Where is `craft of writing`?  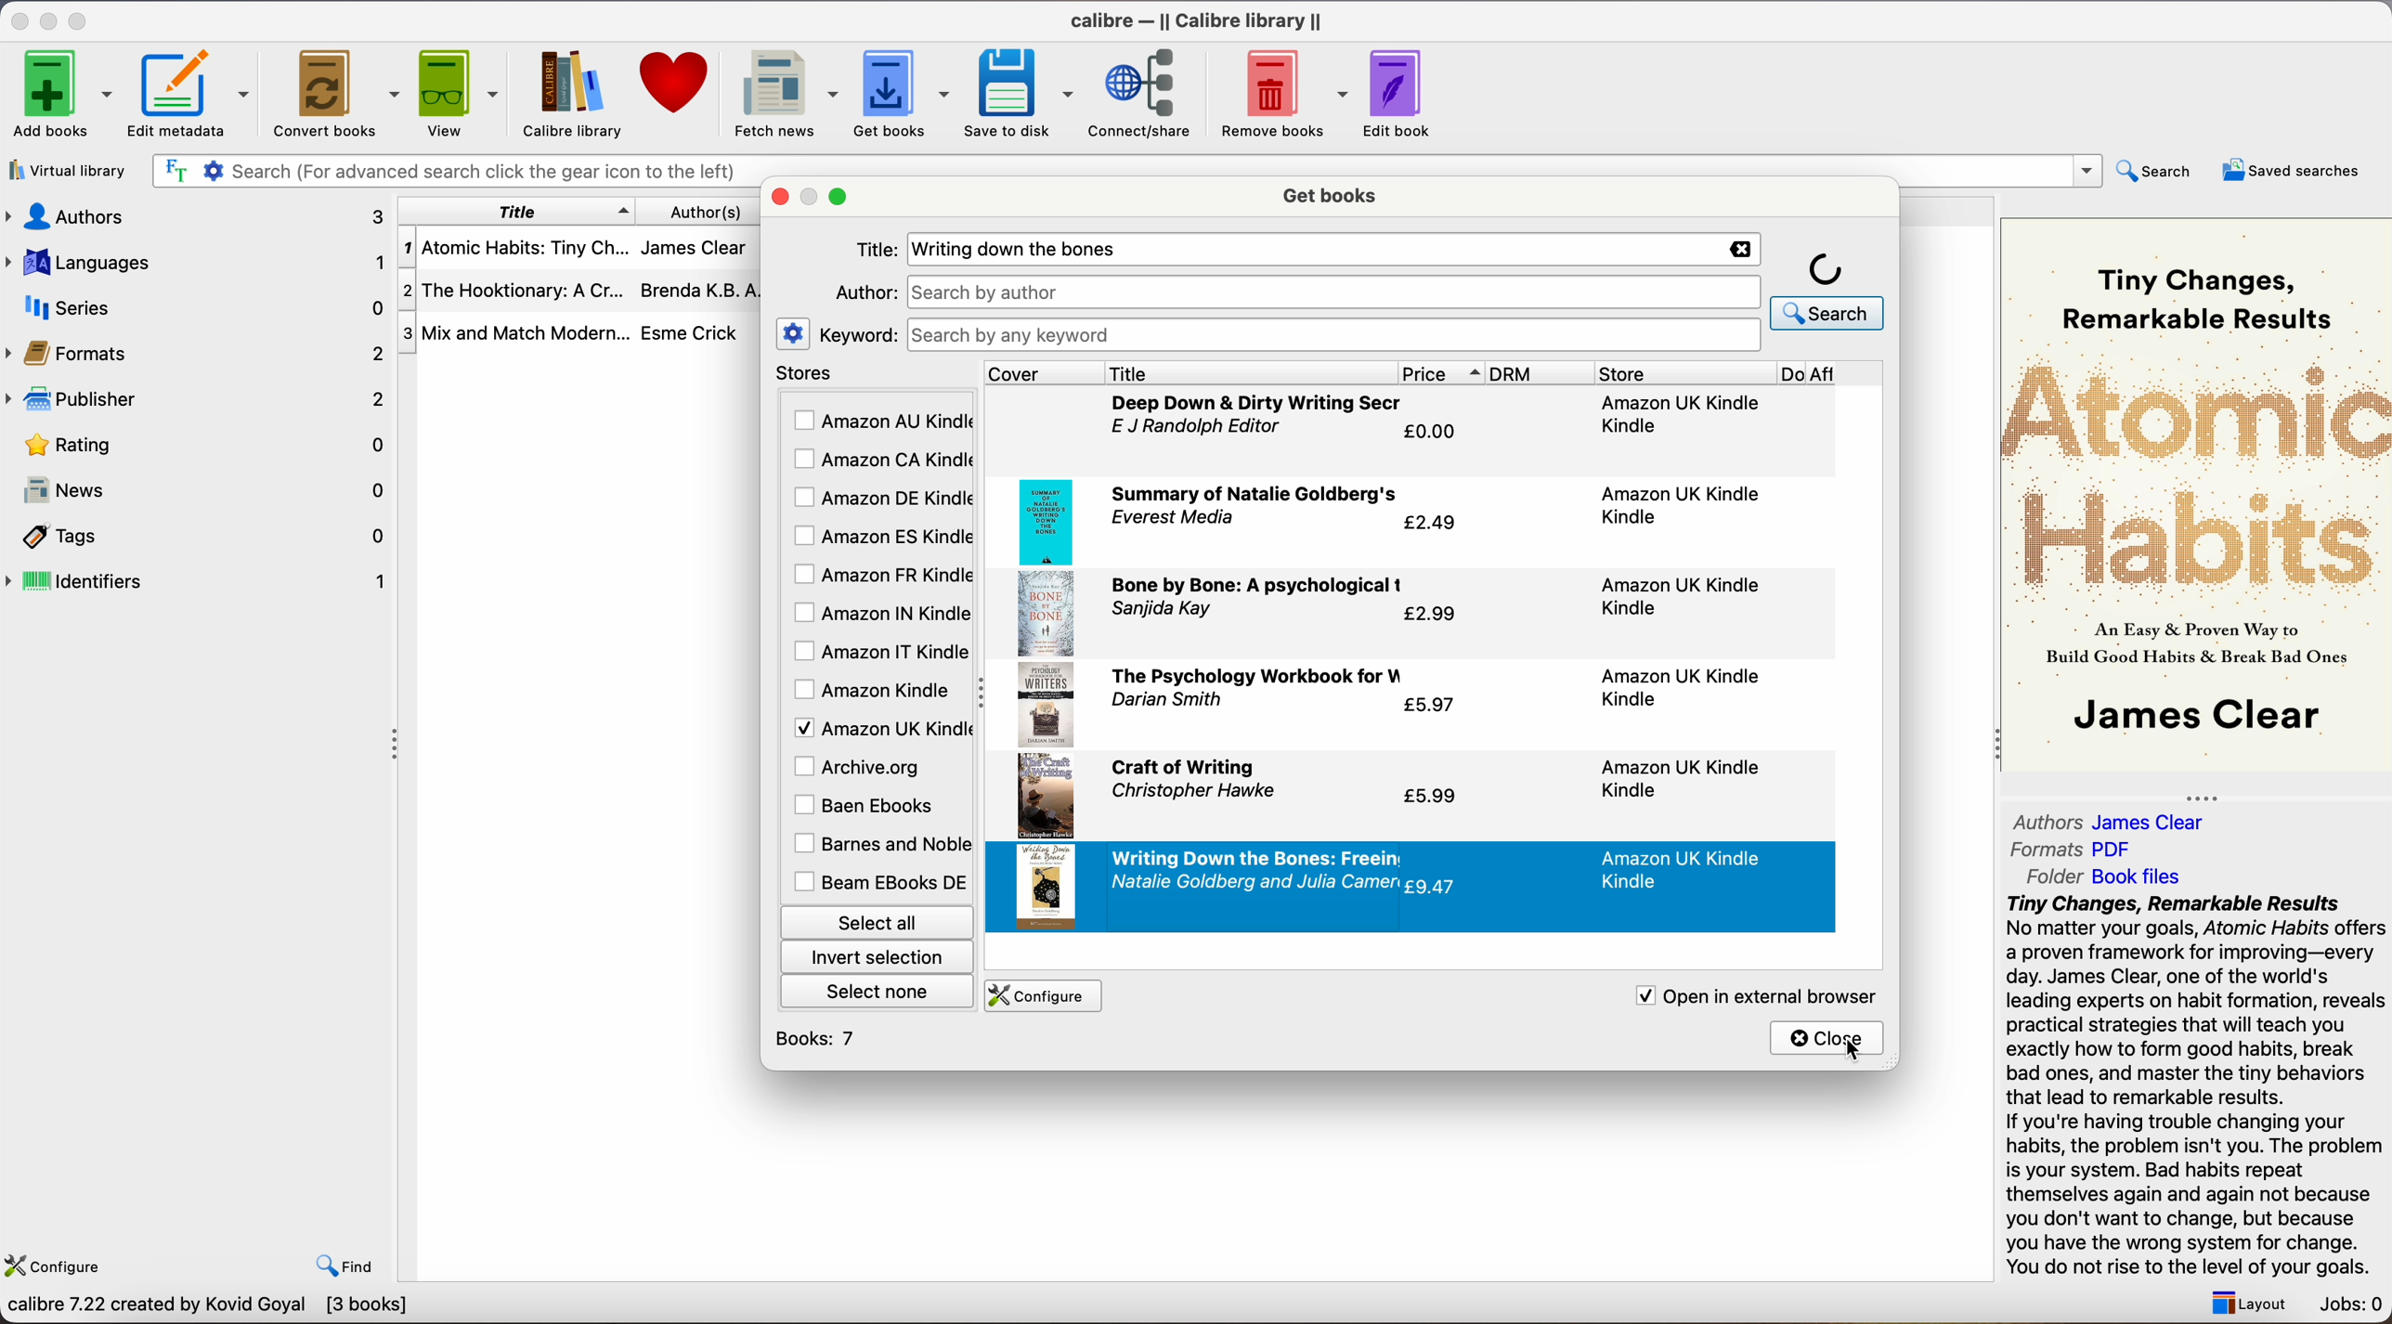 craft of writing is located at coordinates (1184, 768).